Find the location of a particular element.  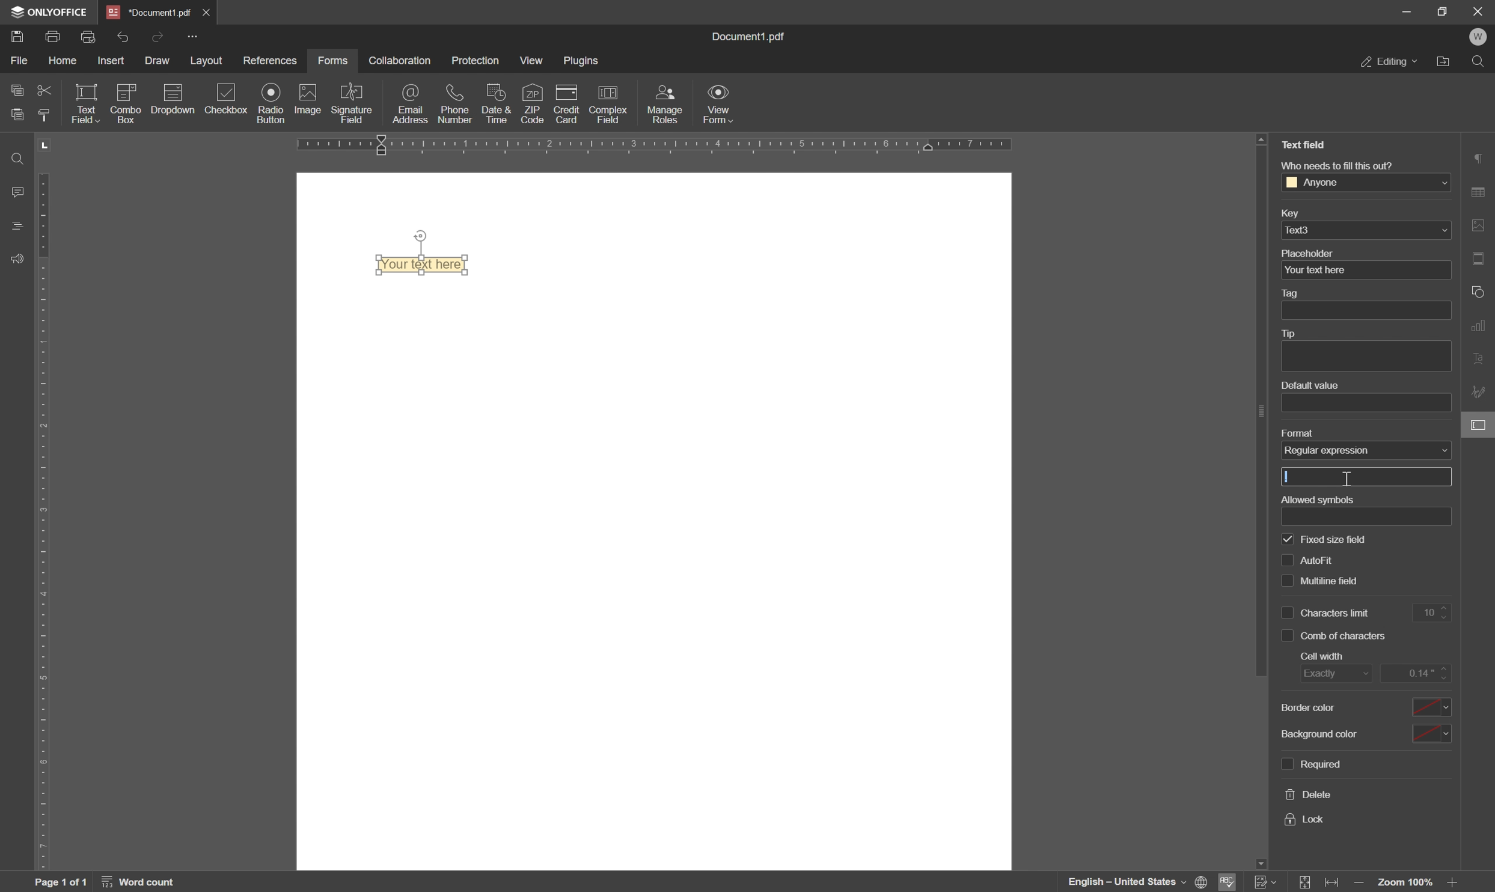

background color is located at coordinates (1327, 733).